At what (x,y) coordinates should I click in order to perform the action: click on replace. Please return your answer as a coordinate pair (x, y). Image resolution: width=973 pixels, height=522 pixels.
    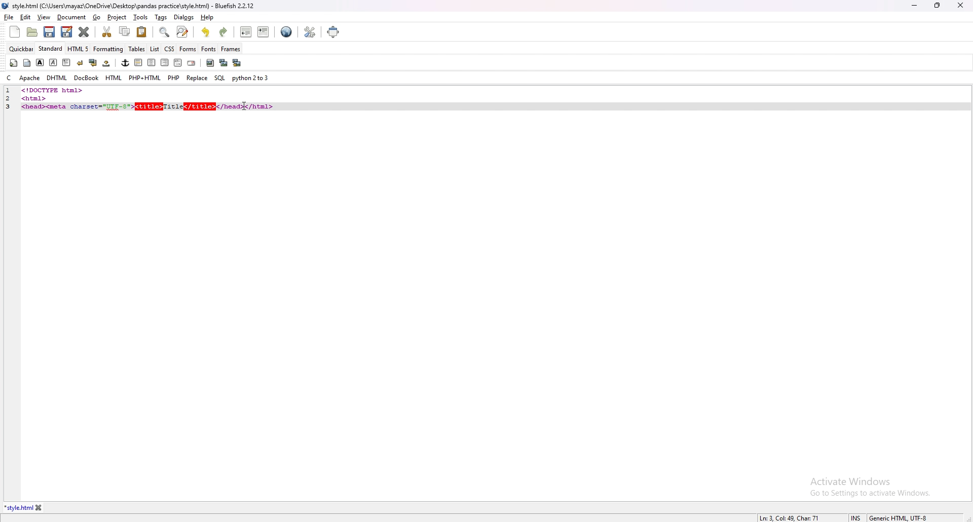
    Looking at the image, I should click on (197, 78).